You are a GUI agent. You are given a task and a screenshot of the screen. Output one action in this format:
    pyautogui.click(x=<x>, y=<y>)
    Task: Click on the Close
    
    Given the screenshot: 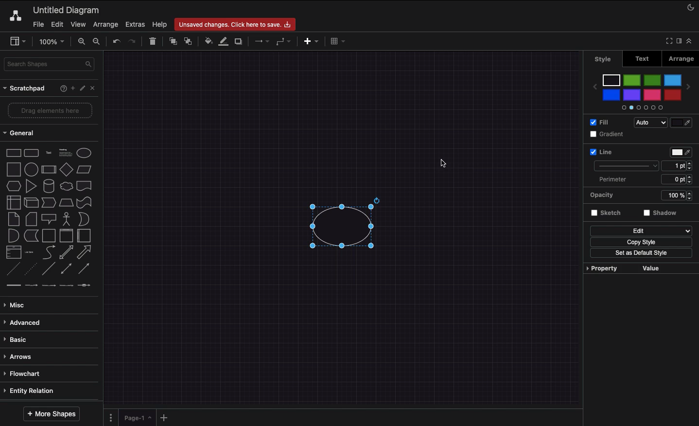 What is the action you would take?
    pyautogui.click(x=95, y=88)
    